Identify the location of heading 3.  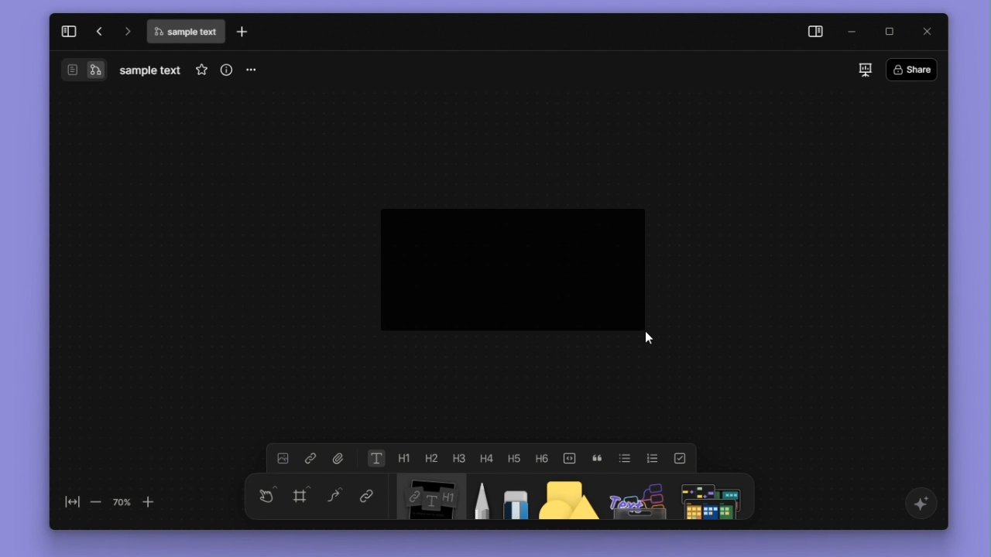
(458, 456).